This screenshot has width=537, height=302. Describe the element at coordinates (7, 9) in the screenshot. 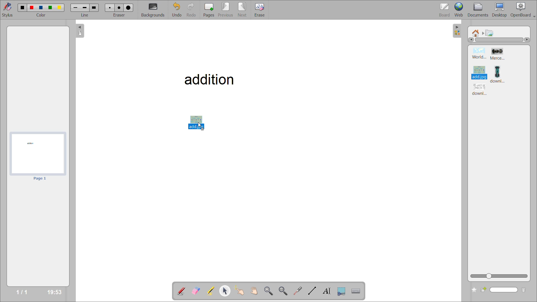

I see `stylus` at that location.